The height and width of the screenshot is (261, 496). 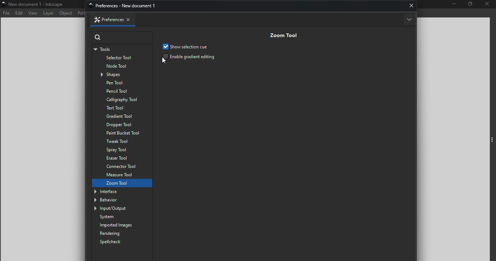 What do you see at coordinates (126, 6) in the screenshot?
I see `preferences` at bounding box center [126, 6].